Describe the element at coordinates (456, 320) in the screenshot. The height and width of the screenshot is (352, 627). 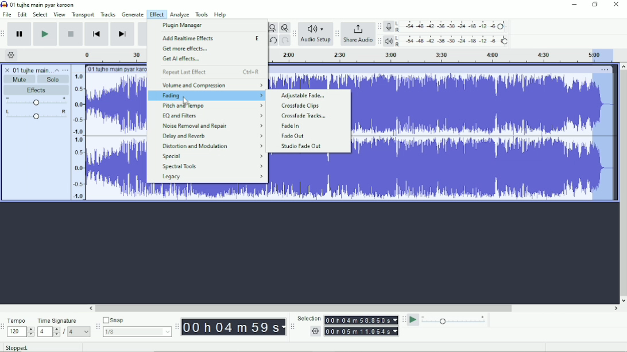
I see `Playback speed` at that location.